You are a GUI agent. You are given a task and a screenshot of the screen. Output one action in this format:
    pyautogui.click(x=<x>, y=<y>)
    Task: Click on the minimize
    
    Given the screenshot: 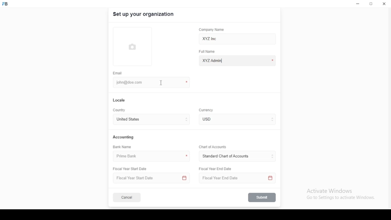 What is the action you would take?
    pyautogui.click(x=358, y=4)
    